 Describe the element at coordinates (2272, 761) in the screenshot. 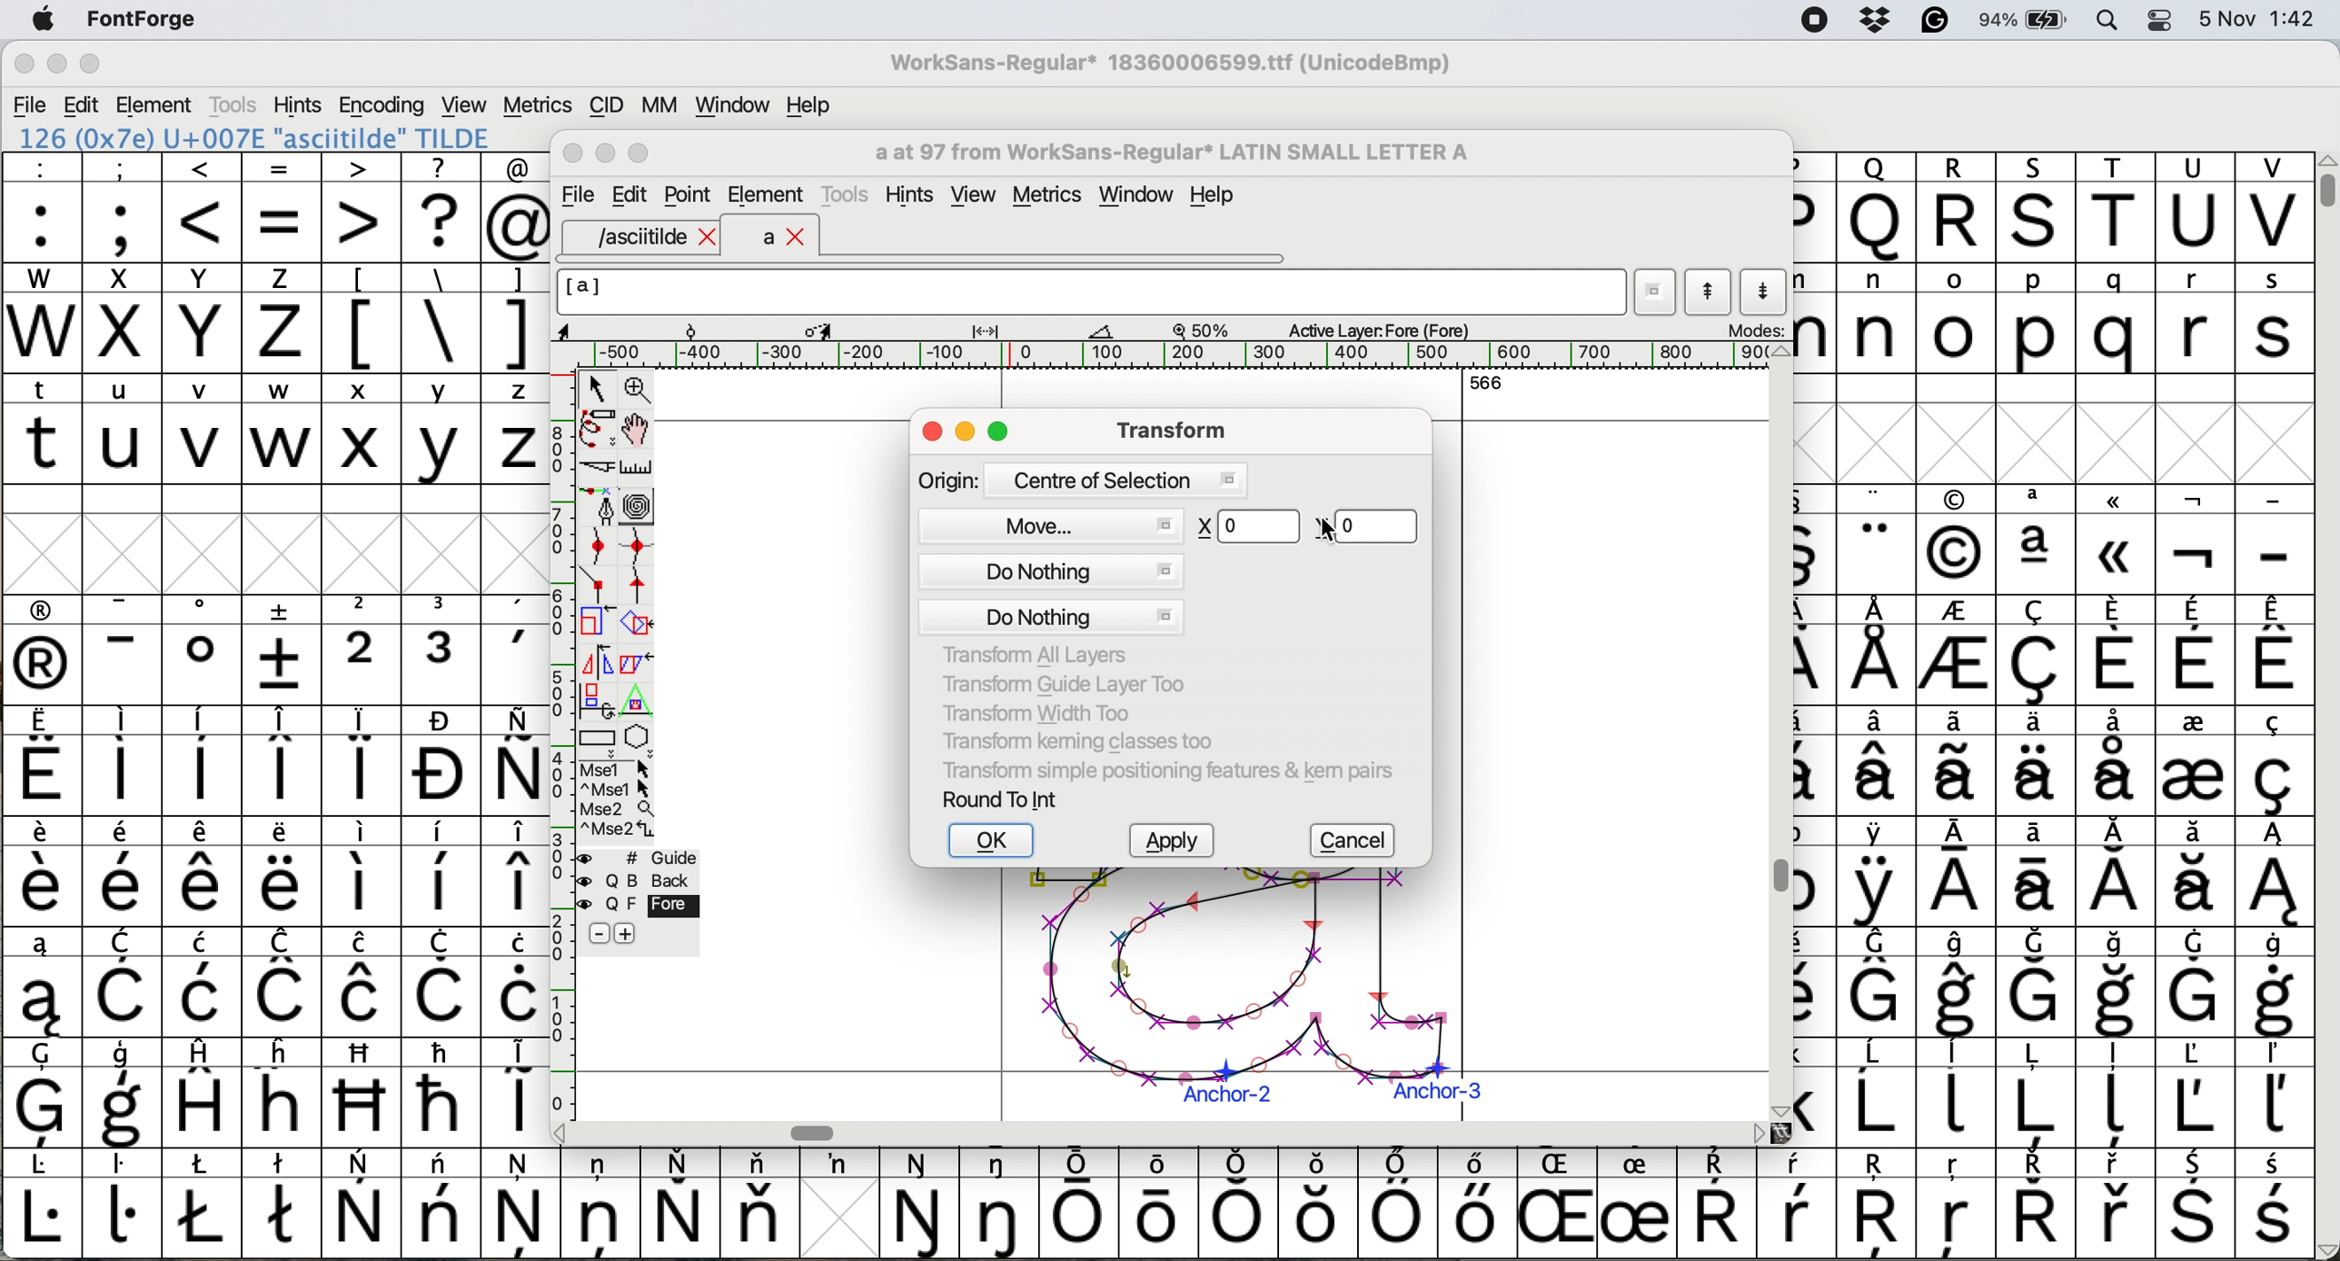

I see `symbol` at that location.